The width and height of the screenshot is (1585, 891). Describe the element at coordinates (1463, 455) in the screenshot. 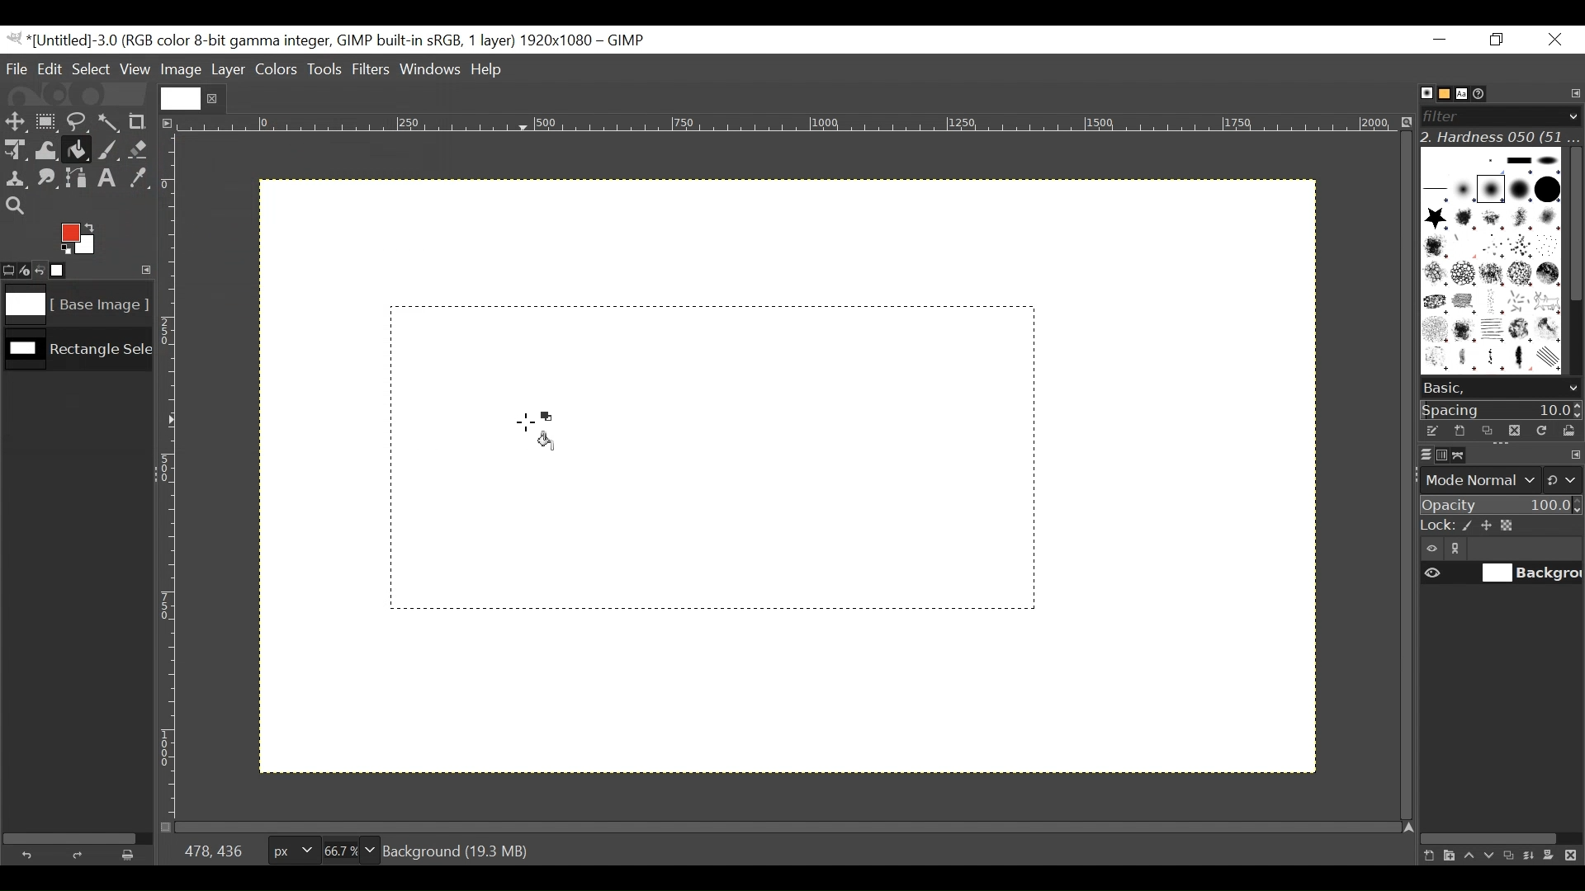

I see `Paths` at that location.